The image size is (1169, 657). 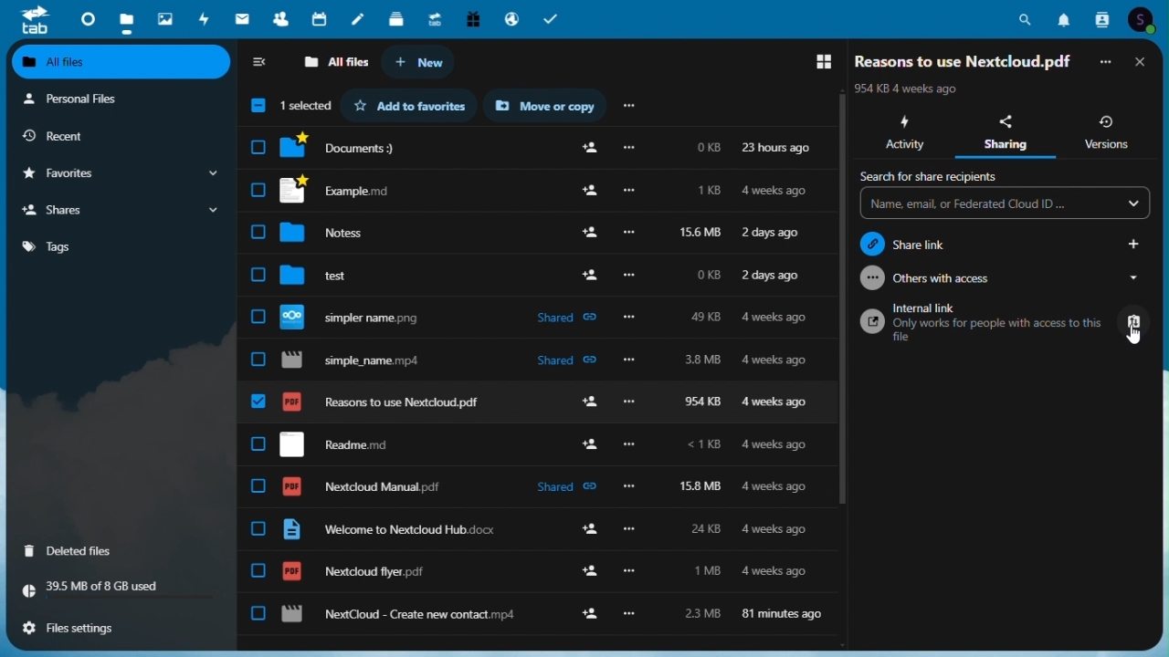 I want to click on 4 weeks ago, so click(x=777, y=318).